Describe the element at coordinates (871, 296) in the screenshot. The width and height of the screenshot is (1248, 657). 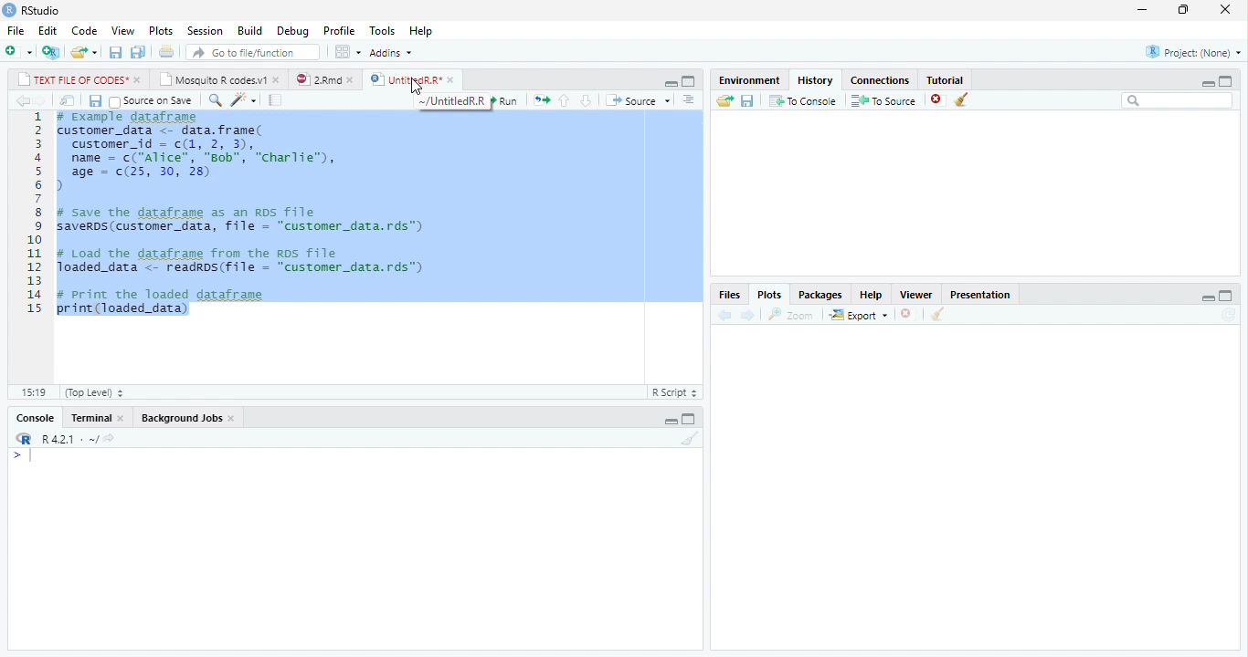
I see `Help` at that location.